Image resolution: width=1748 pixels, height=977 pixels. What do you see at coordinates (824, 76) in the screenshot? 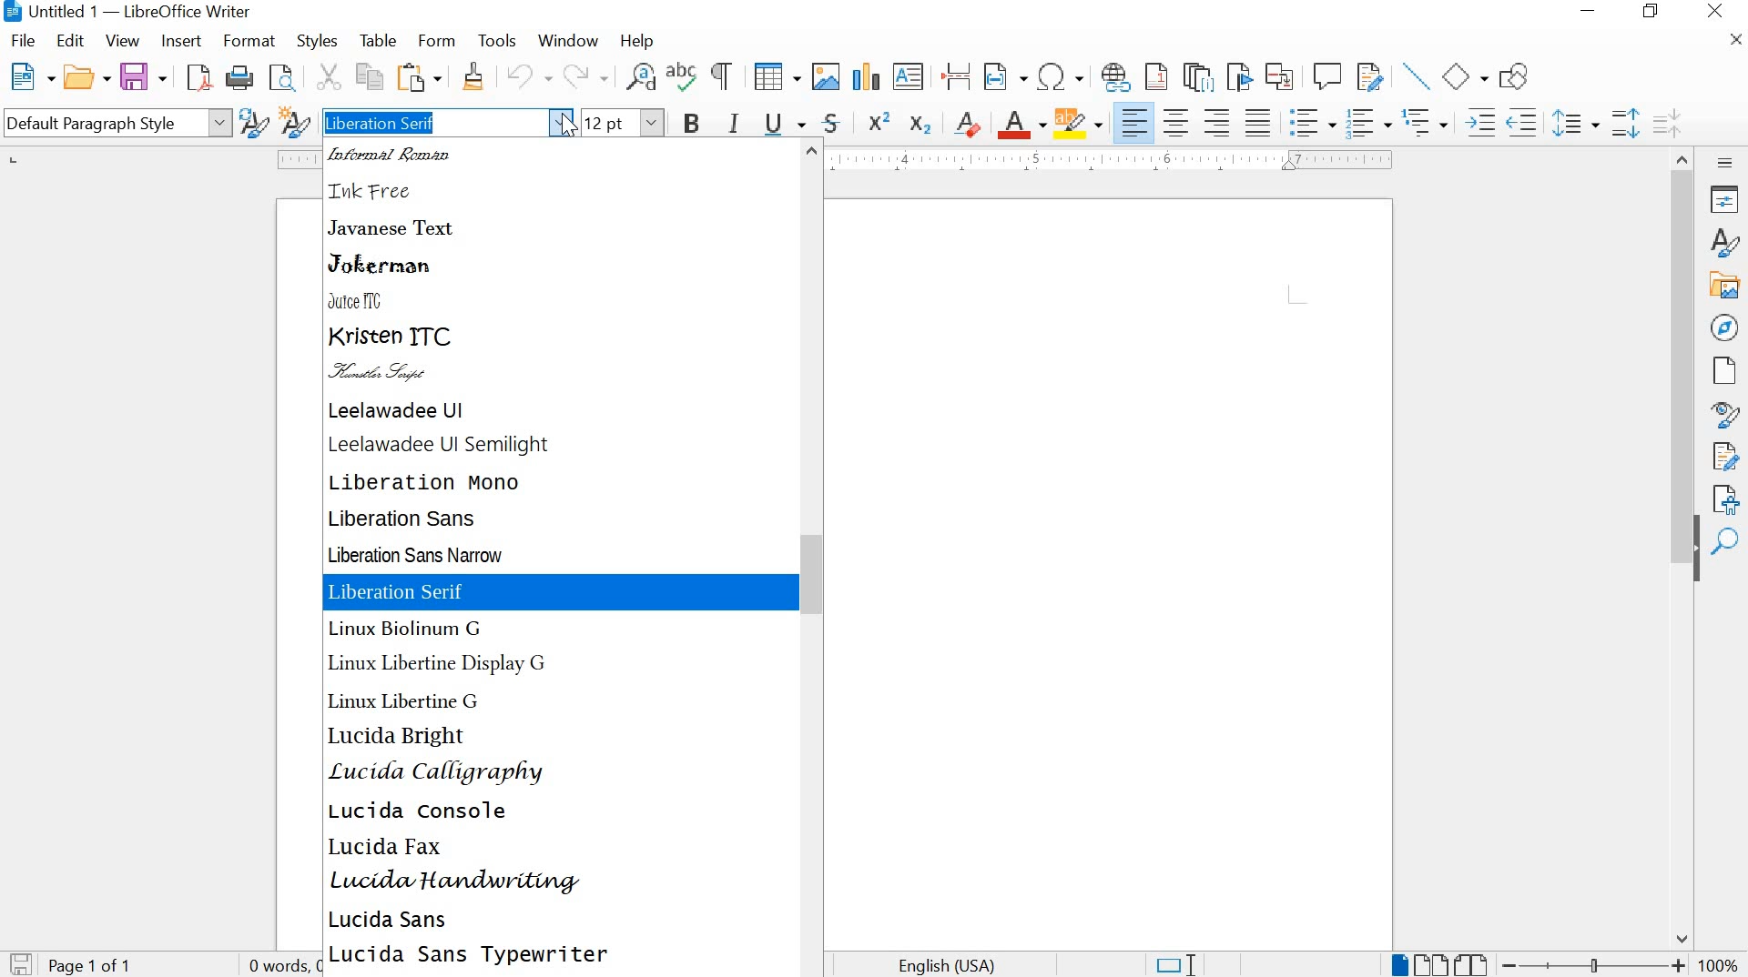
I see `INSERT IMAGE` at bounding box center [824, 76].